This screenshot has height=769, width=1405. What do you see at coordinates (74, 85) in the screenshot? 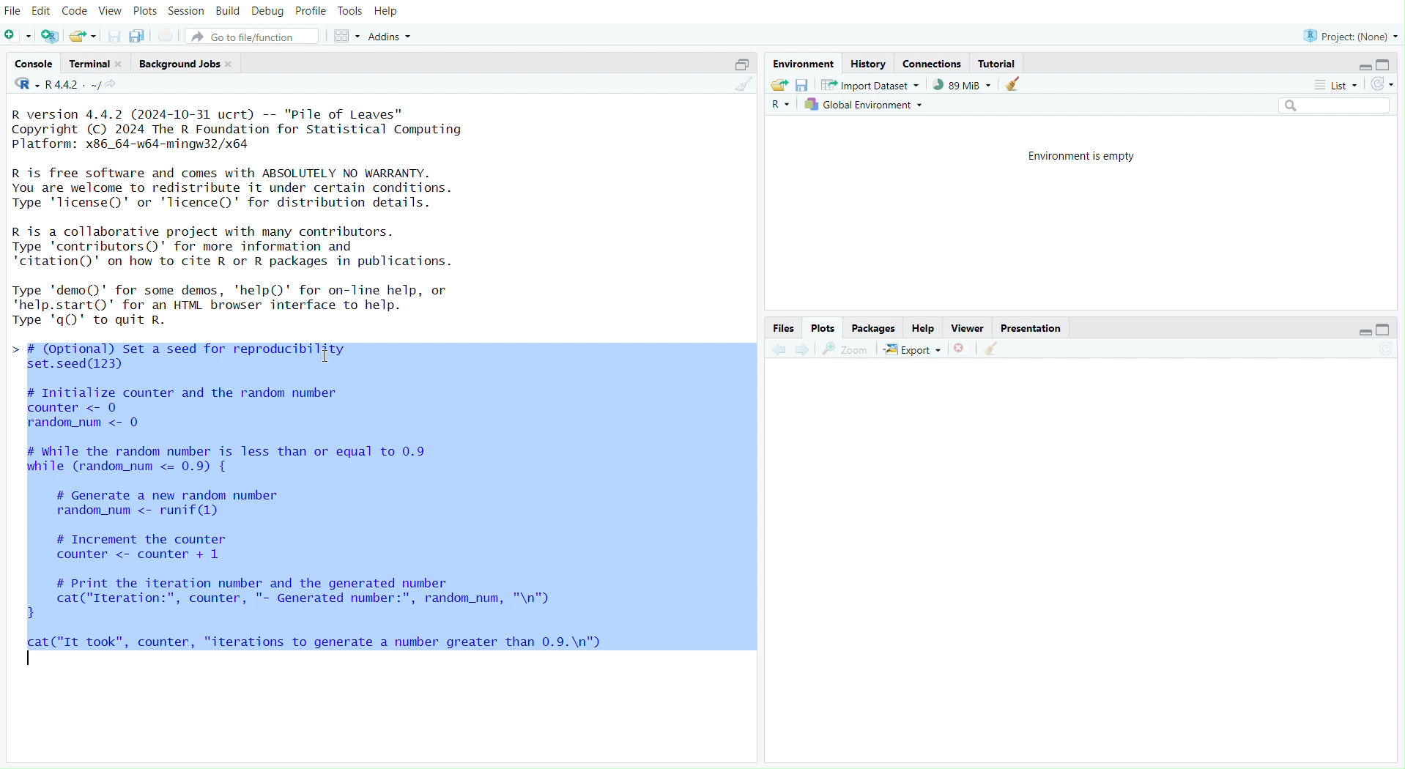
I see `R.4.4.2~/` at bounding box center [74, 85].